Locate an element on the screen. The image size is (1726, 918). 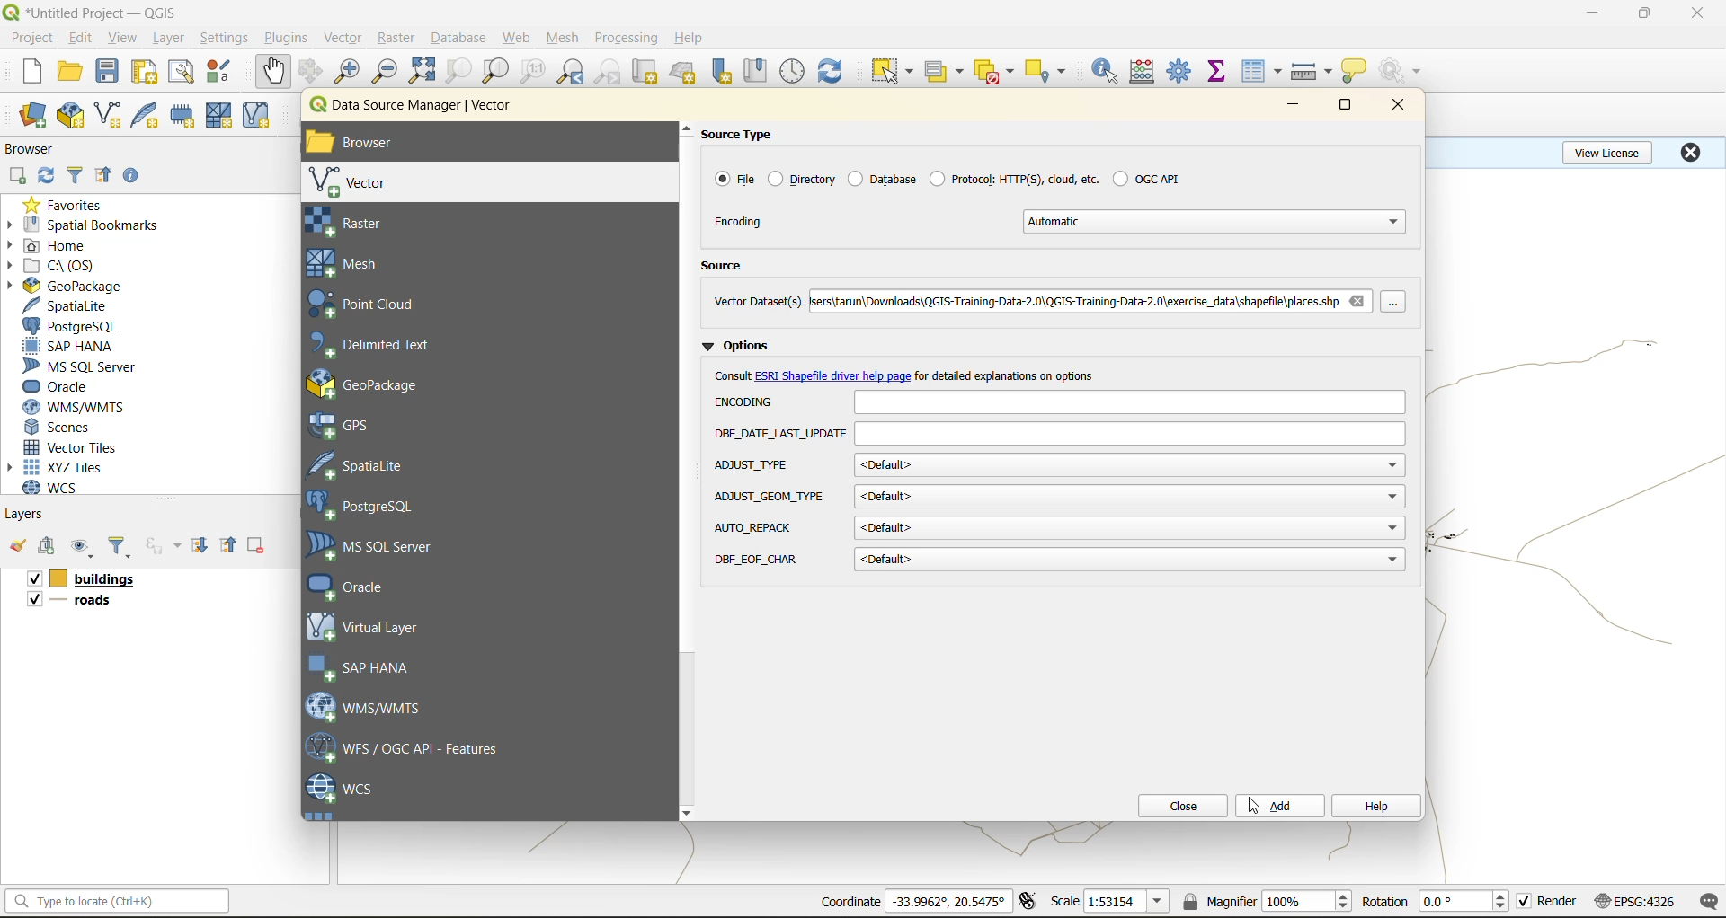
scenes is located at coordinates (59, 428).